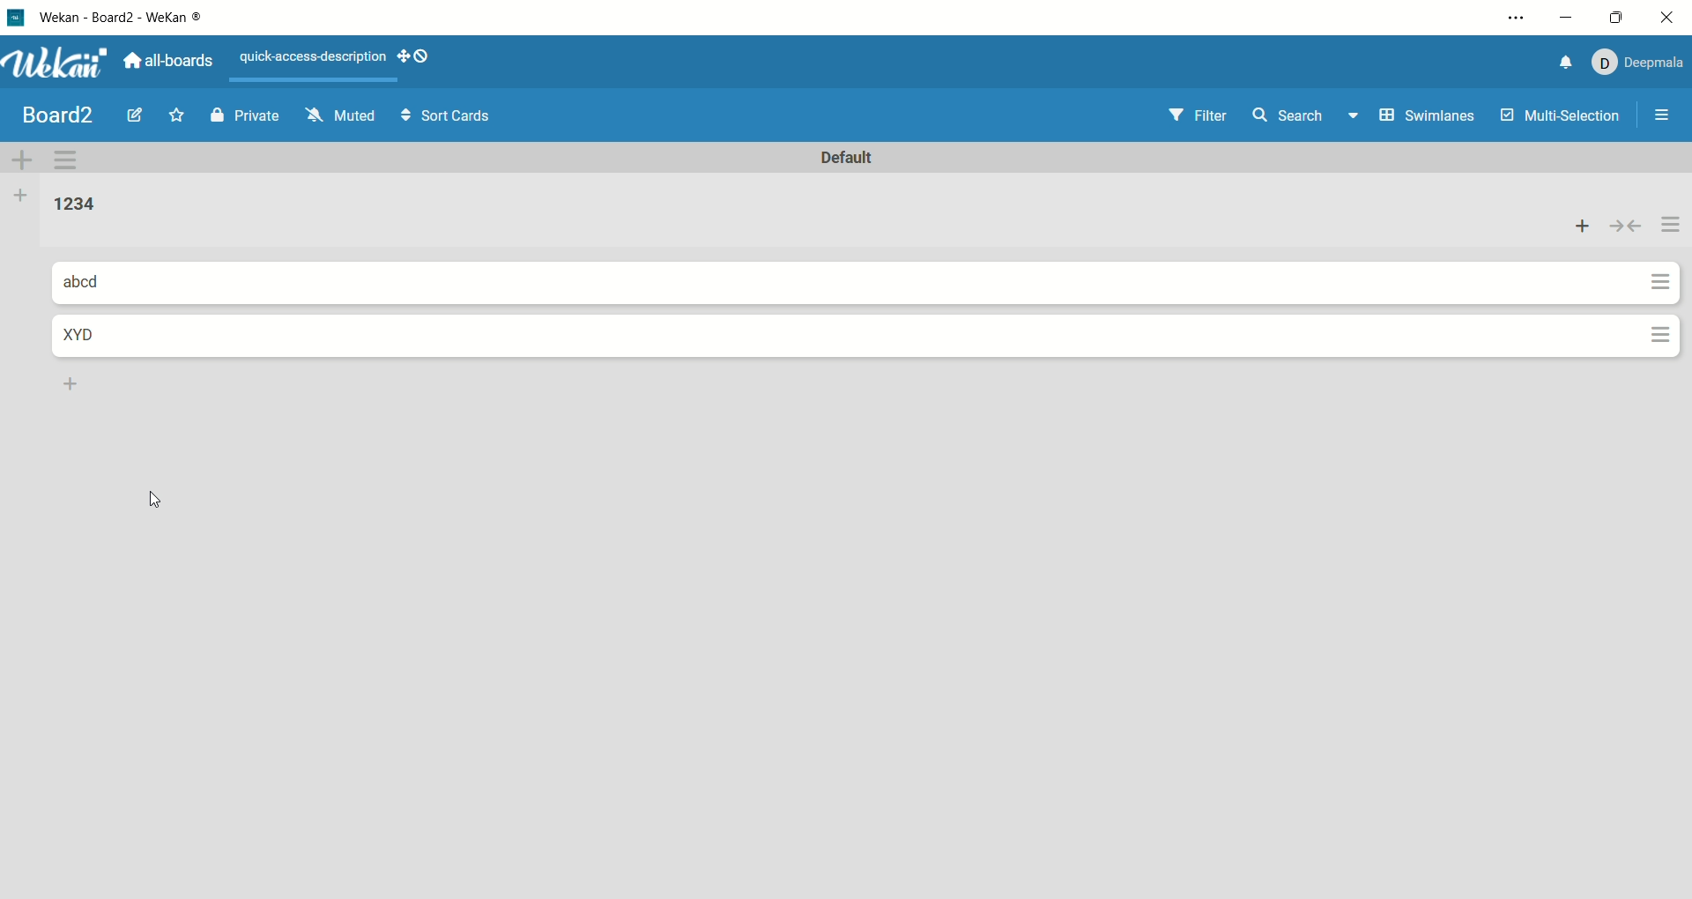 This screenshot has width=1692, height=899. What do you see at coordinates (159, 498) in the screenshot?
I see `cursor` at bounding box center [159, 498].